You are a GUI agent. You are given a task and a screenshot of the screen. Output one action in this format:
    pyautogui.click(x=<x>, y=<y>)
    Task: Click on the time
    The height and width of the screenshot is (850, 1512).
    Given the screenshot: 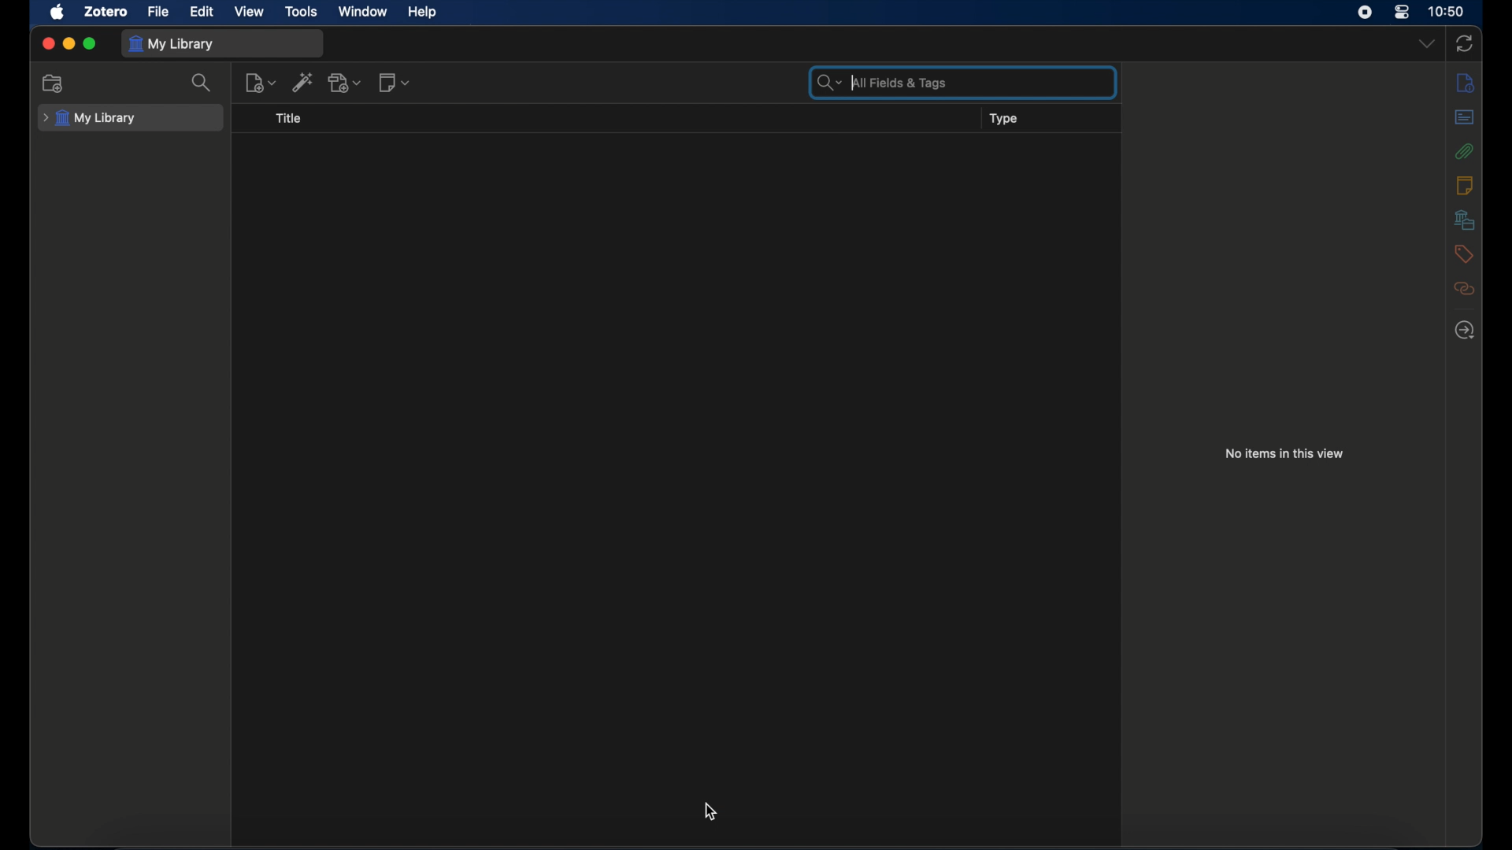 What is the action you would take?
    pyautogui.click(x=1447, y=11)
    